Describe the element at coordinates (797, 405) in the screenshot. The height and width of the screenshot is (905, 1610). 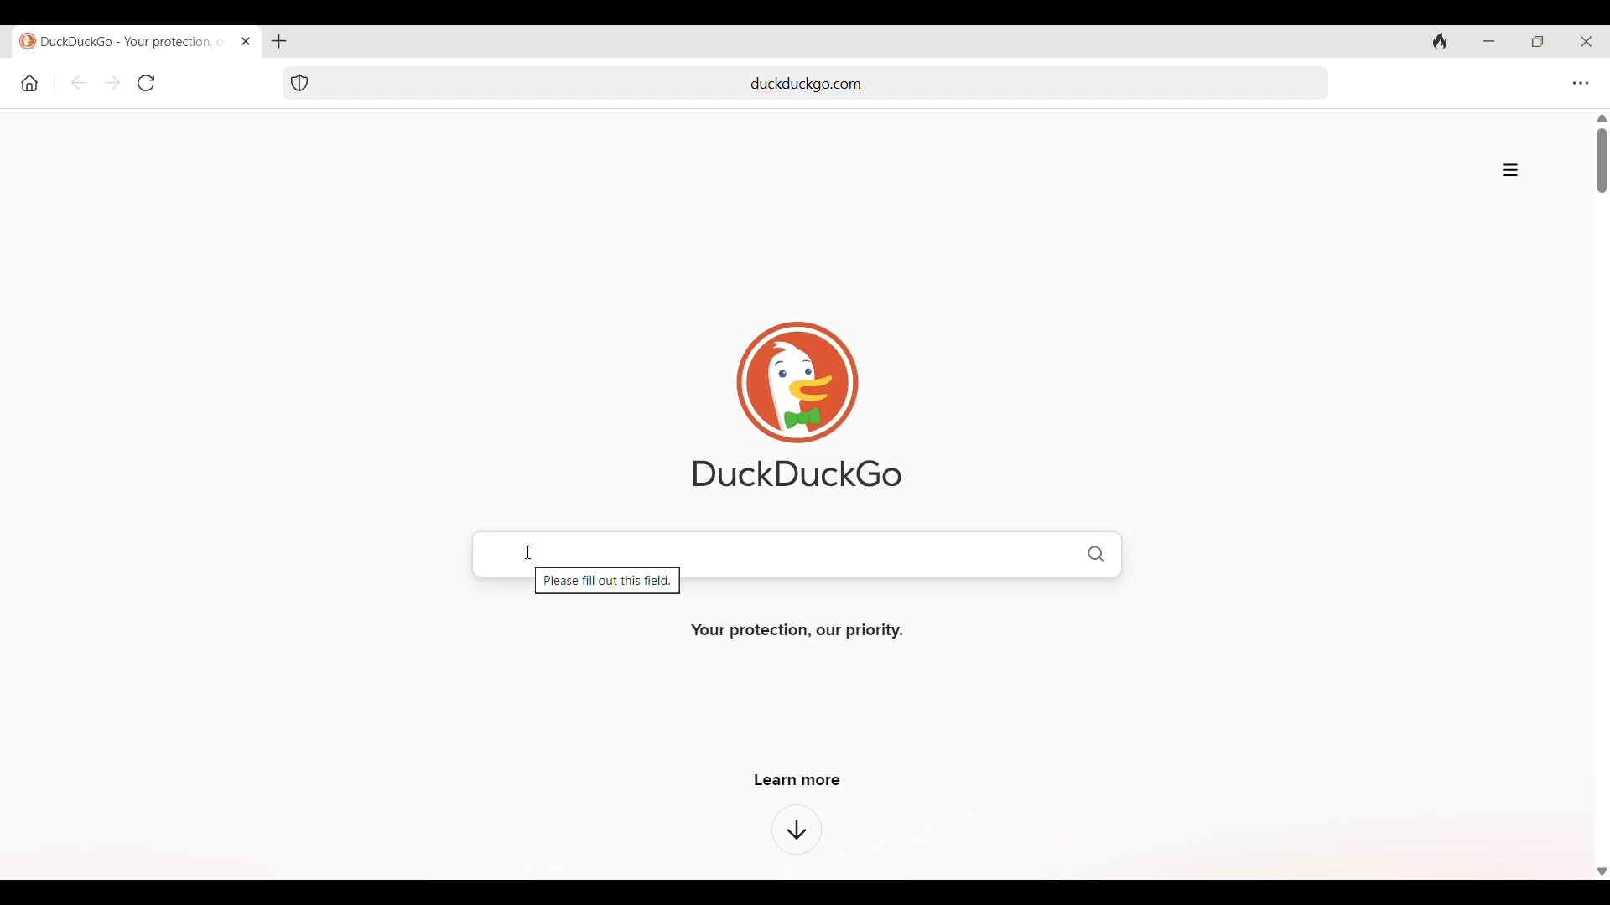
I see `DuckDuckGo logo and name` at that location.